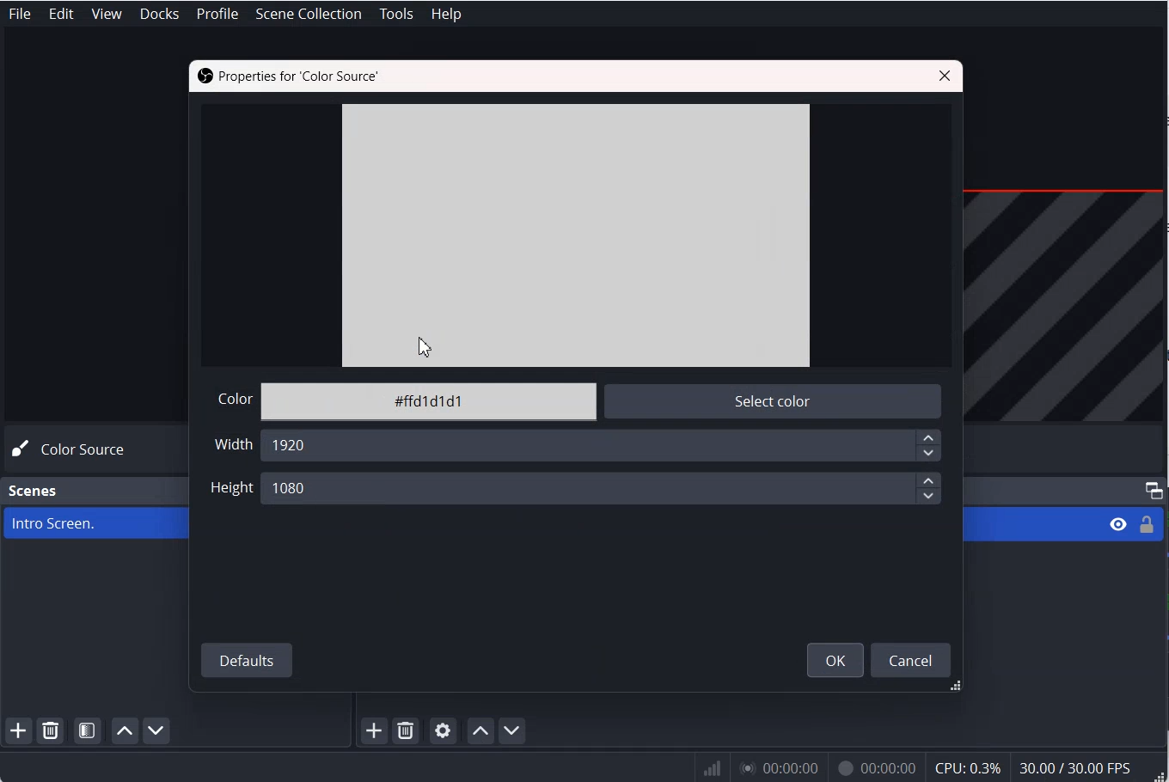 The width and height of the screenshot is (1169, 782). What do you see at coordinates (107, 14) in the screenshot?
I see `View` at bounding box center [107, 14].